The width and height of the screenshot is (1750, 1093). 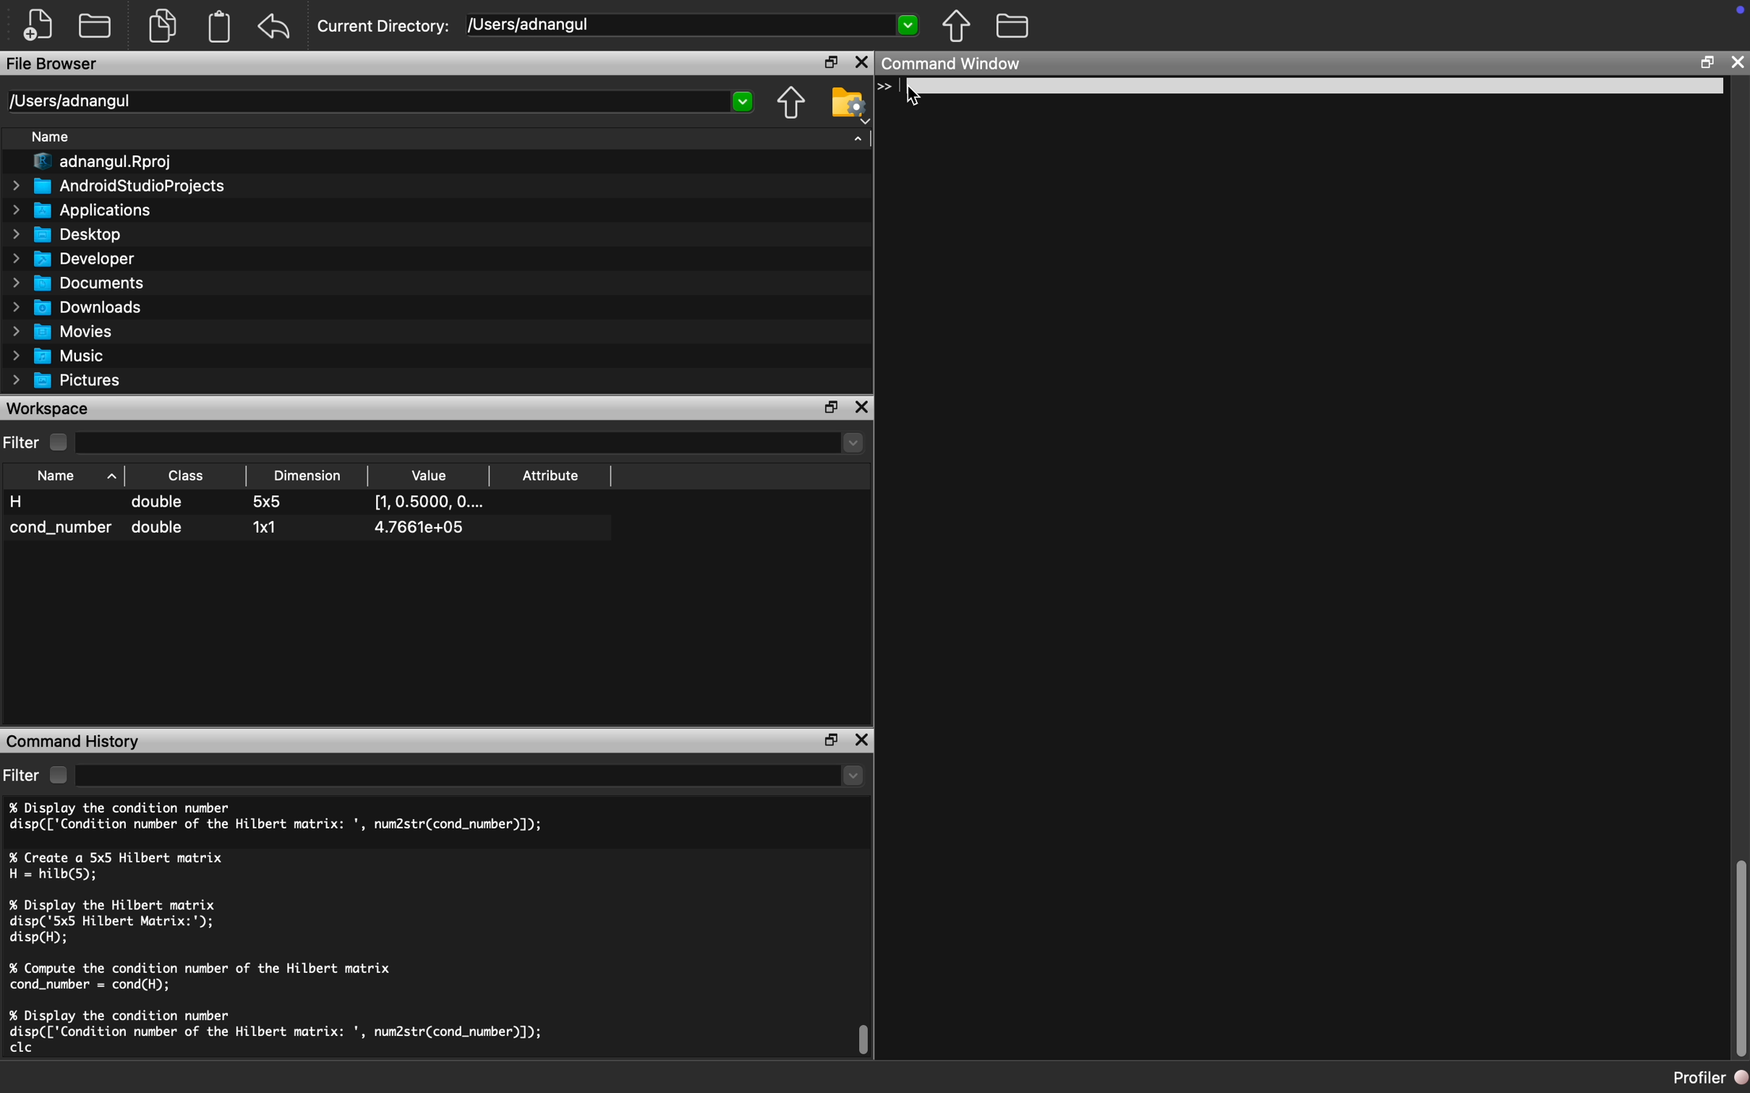 What do you see at coordinates (861, 743) in the screenshot?
I see `Close` at bounding box center [861, 743].